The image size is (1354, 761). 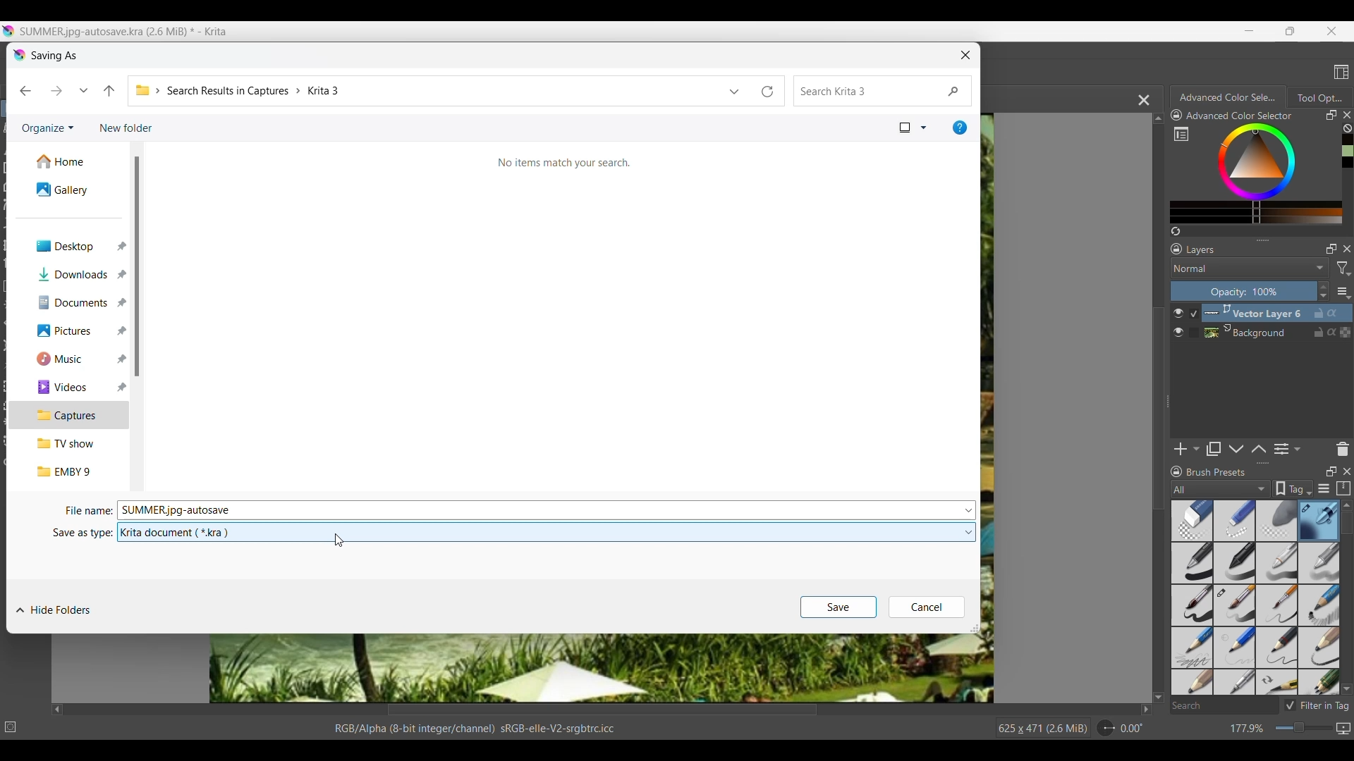 I want to click on Duplicate layer/mask, so click(x=1213, y=449).